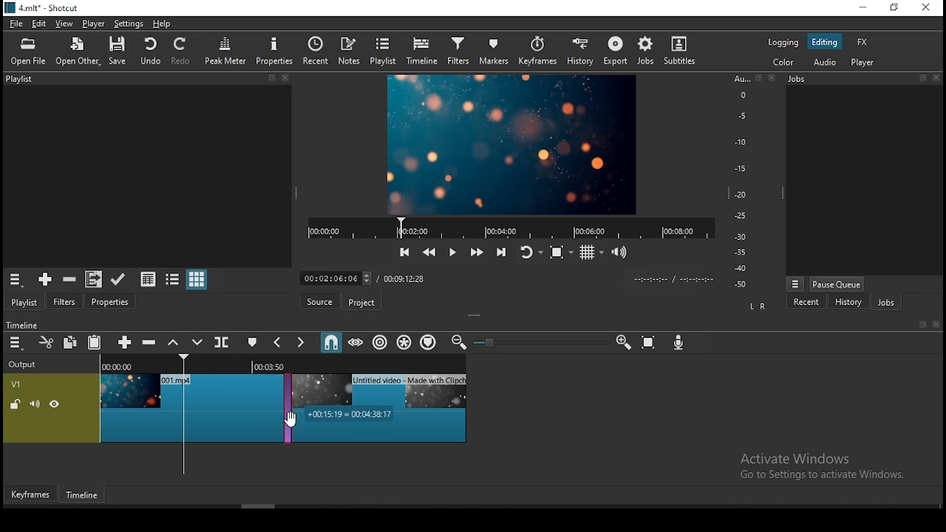 Image resolution: width=946 pixels, height=532 pixels. Describe the element at coordinates (314, 52) in the screenshot. I see `recent` at that location.